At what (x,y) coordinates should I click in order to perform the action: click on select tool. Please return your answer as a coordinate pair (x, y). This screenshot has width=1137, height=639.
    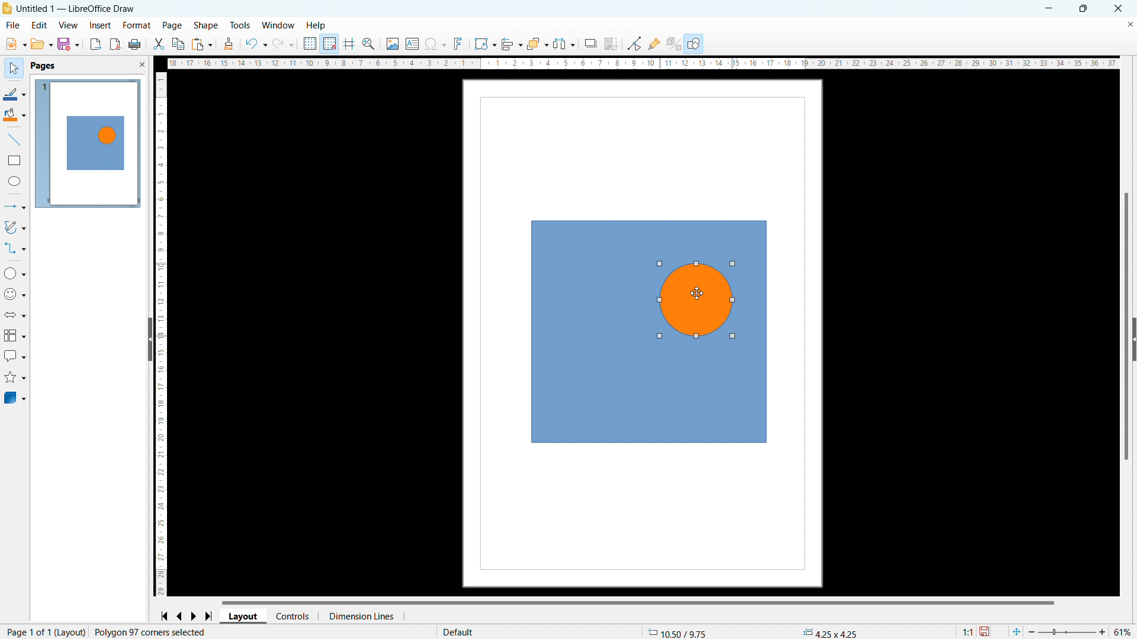
    Looking at the image, I should click on (13, 67).